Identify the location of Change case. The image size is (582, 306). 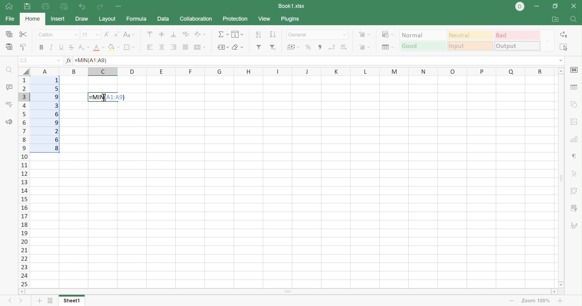
(130, 34).